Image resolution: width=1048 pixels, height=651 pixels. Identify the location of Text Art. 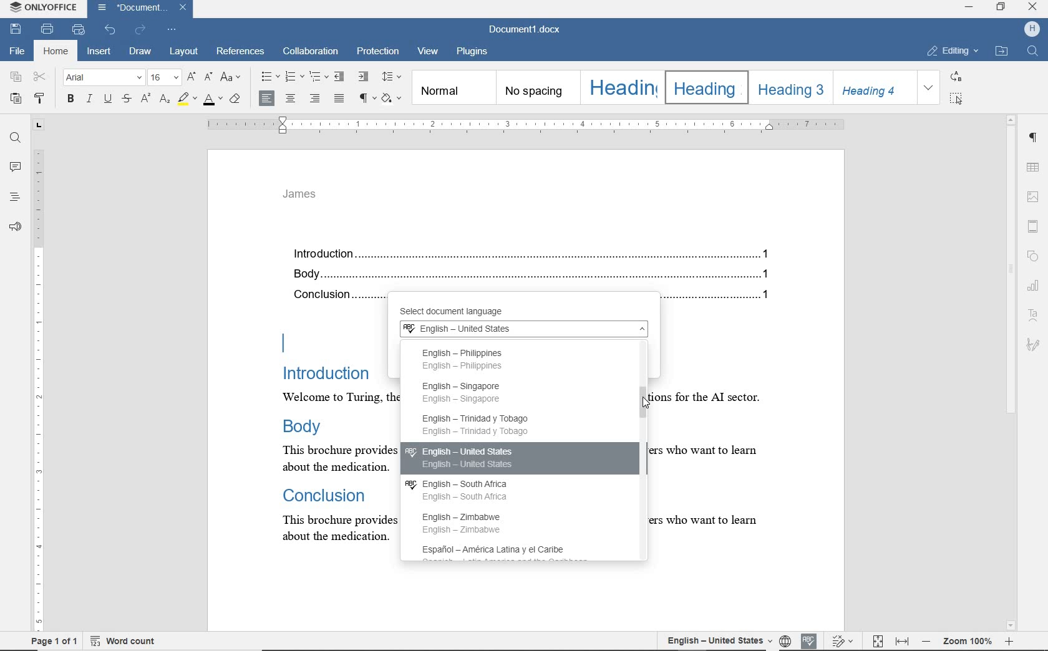
(1034, 316).